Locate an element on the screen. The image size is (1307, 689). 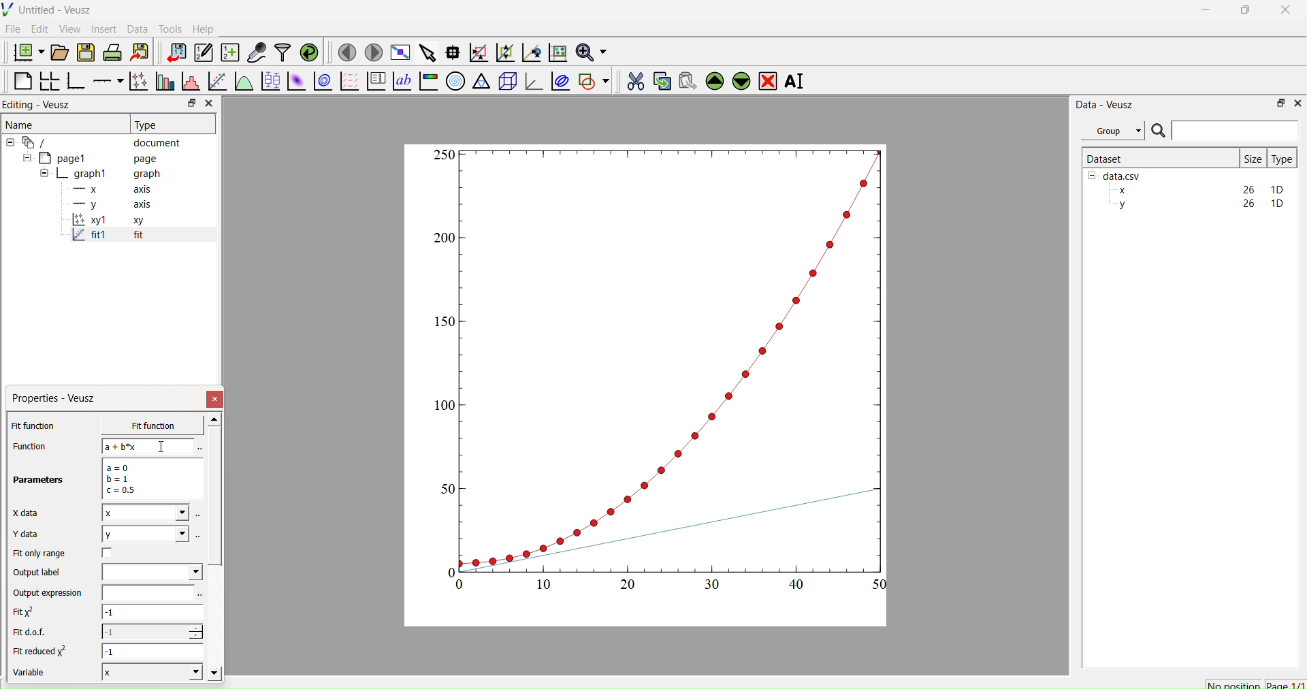
Remove is located at coordinates (767, 80).